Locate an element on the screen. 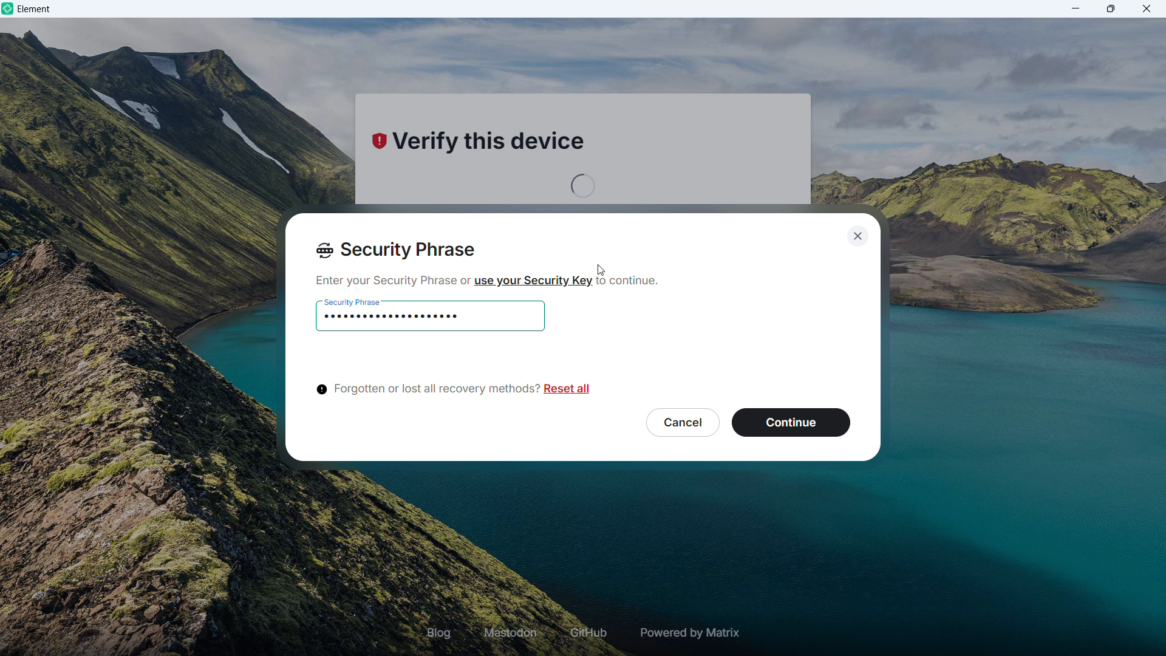 The height and width of the screenshot is (656, 1166). Blog  is located at coordinates (439, 632).